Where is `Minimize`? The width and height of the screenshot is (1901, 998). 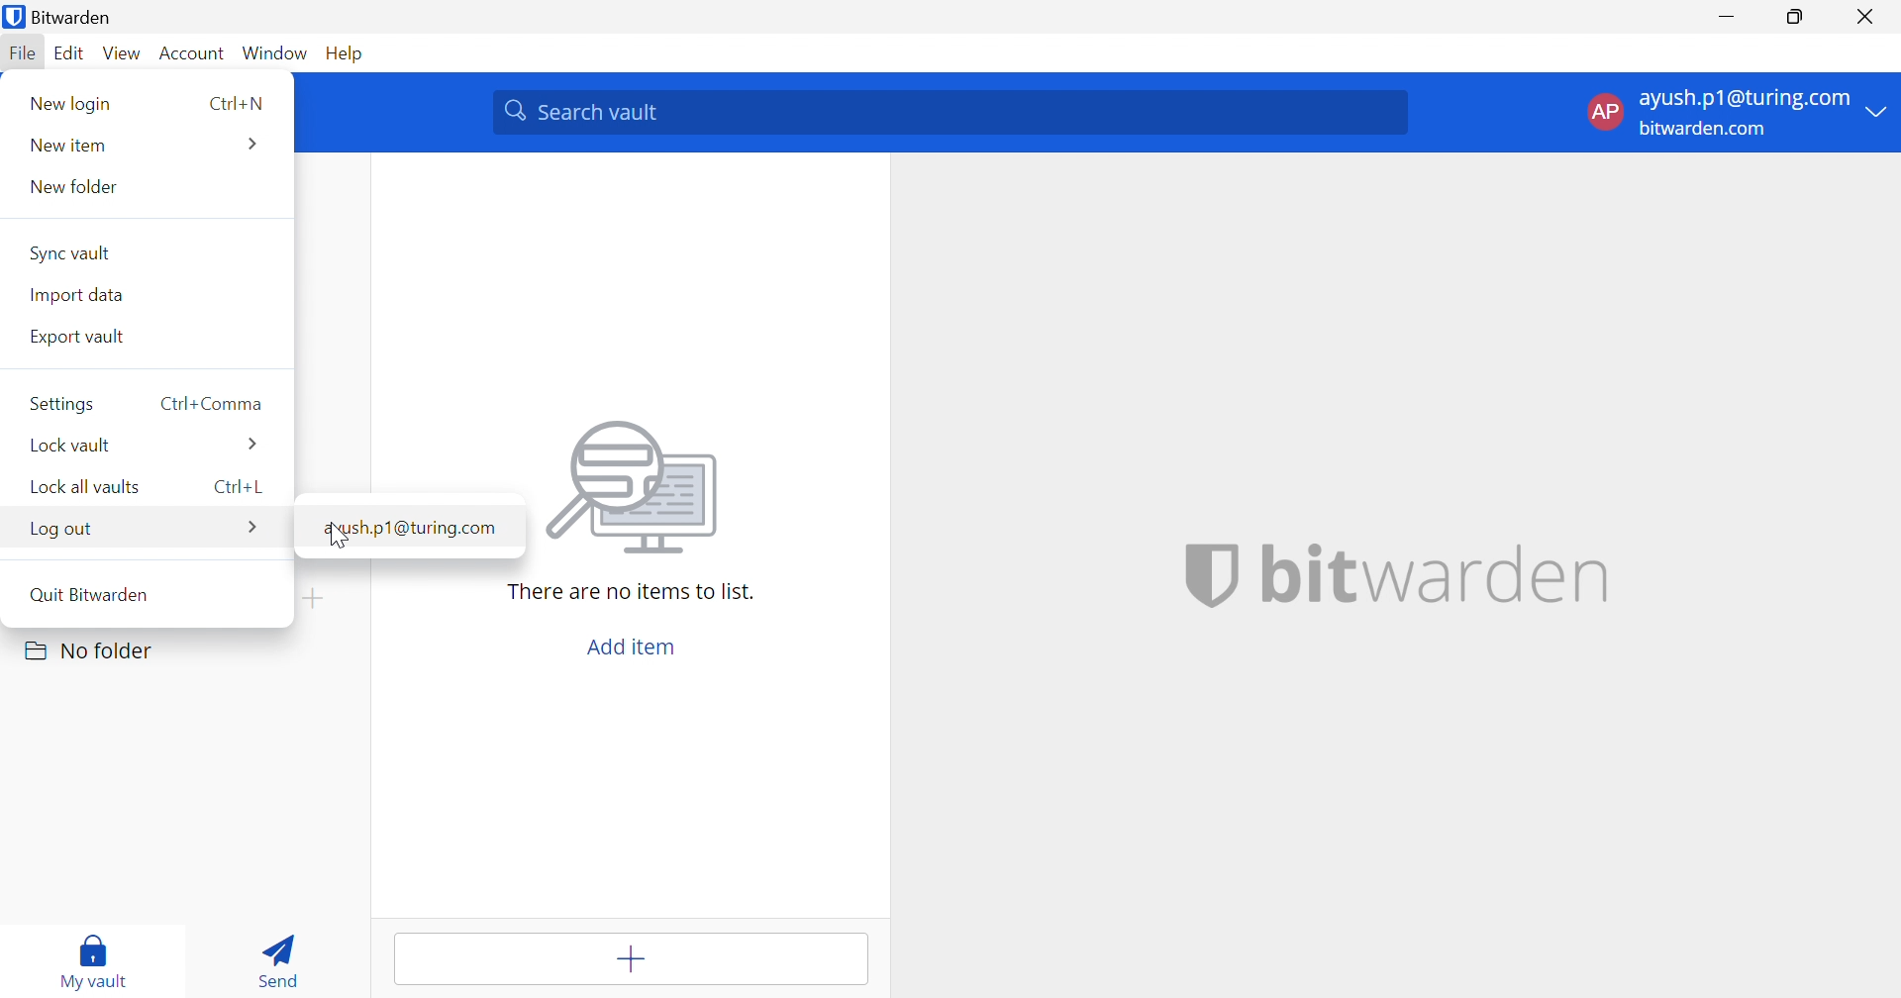 Minimize is located at coordinates (1731, 16).